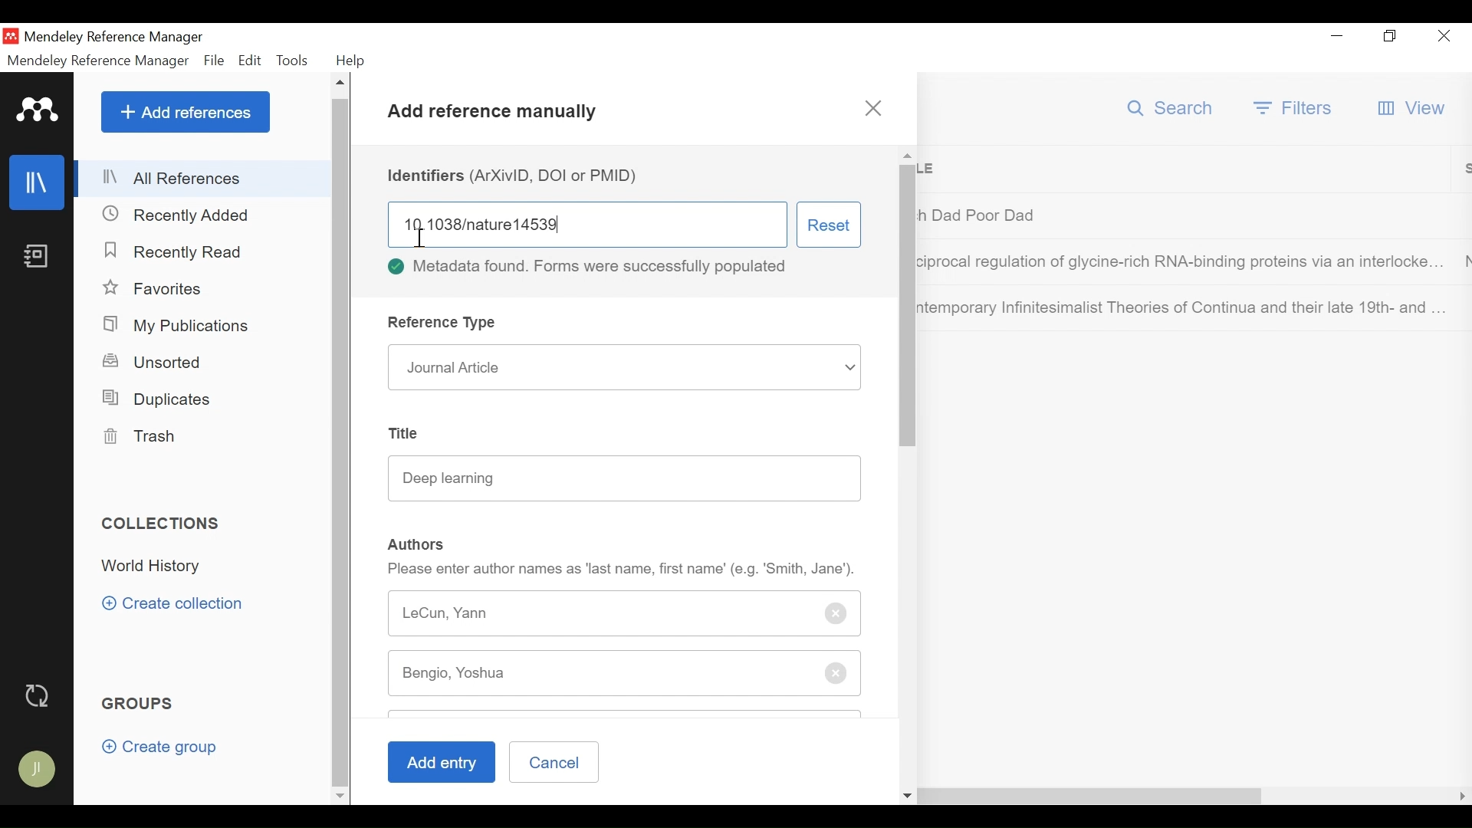 This screenshot has width=1472, height=828. Describe the element at coordinates (250, 60) in the screenshot. I see `Edit ` at that location.